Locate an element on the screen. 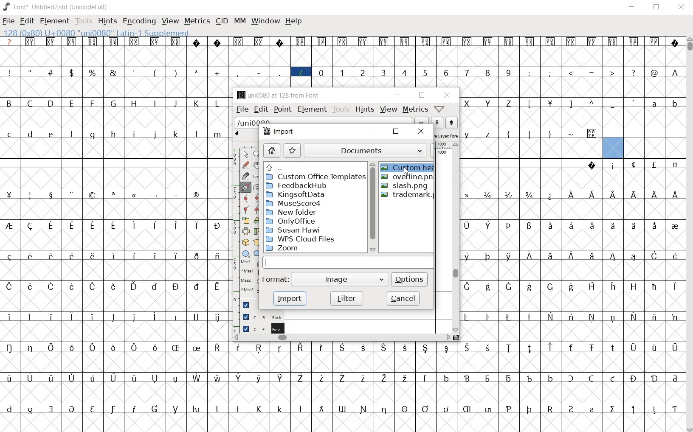 The image size is (693, 432). glyph is located at coordinates (510, 225).